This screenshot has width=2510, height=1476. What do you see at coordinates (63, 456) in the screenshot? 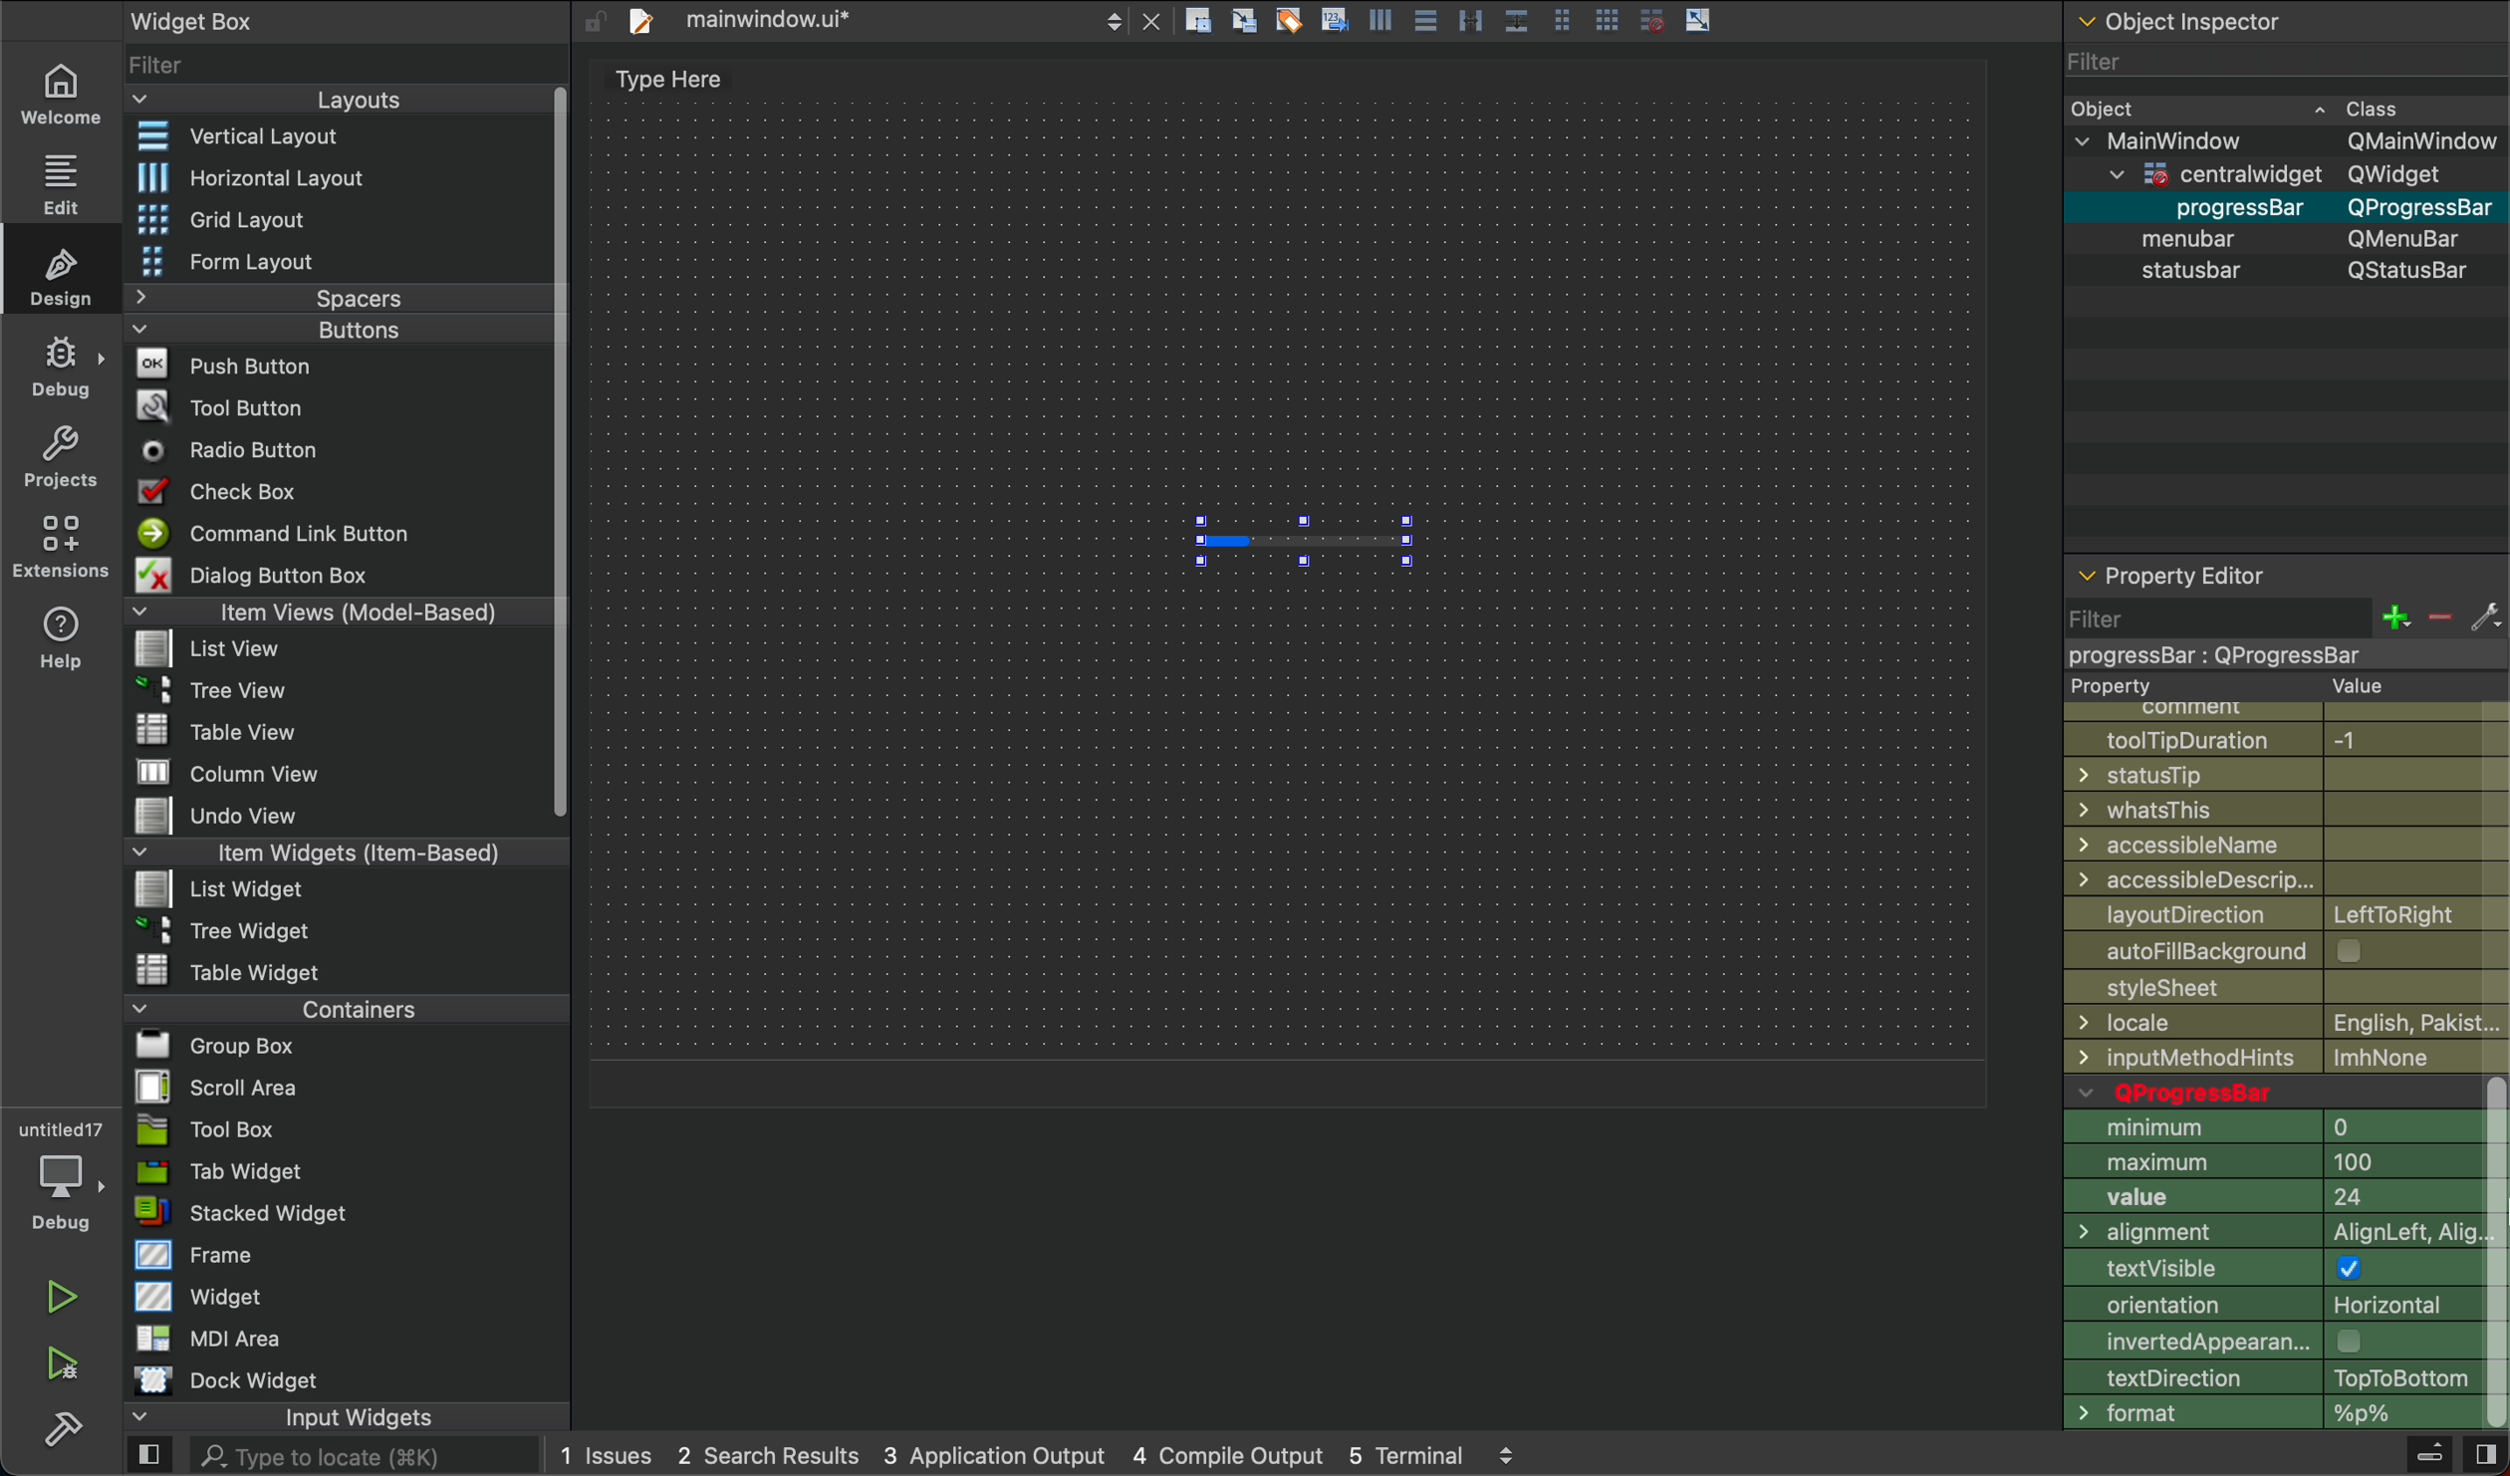
I see `project` at bounding box center [63, 456].